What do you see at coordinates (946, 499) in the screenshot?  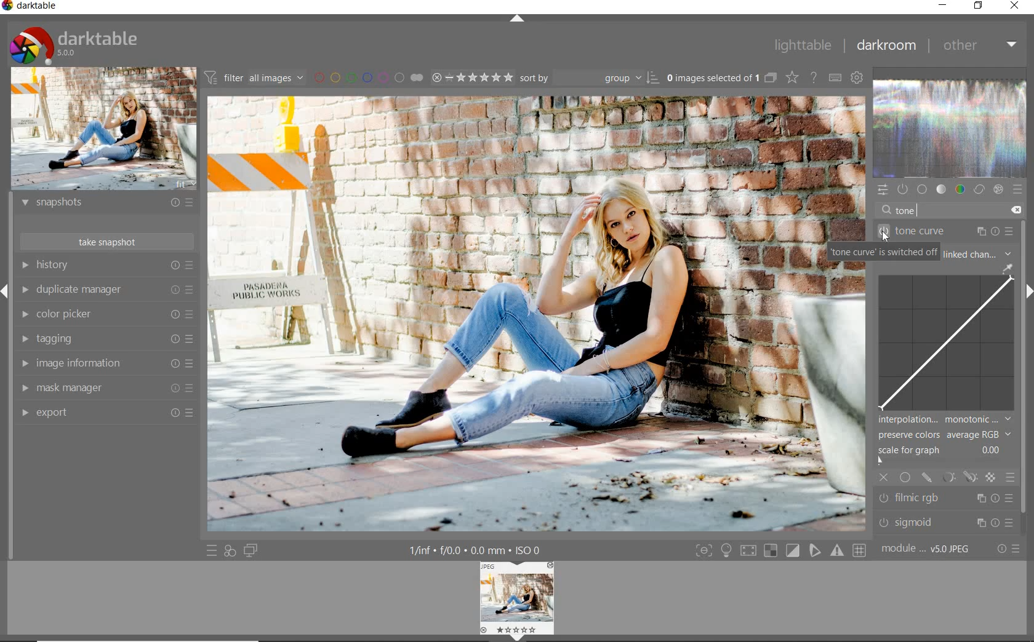 I see `filmic rgb` at bounding box center [946, 499].